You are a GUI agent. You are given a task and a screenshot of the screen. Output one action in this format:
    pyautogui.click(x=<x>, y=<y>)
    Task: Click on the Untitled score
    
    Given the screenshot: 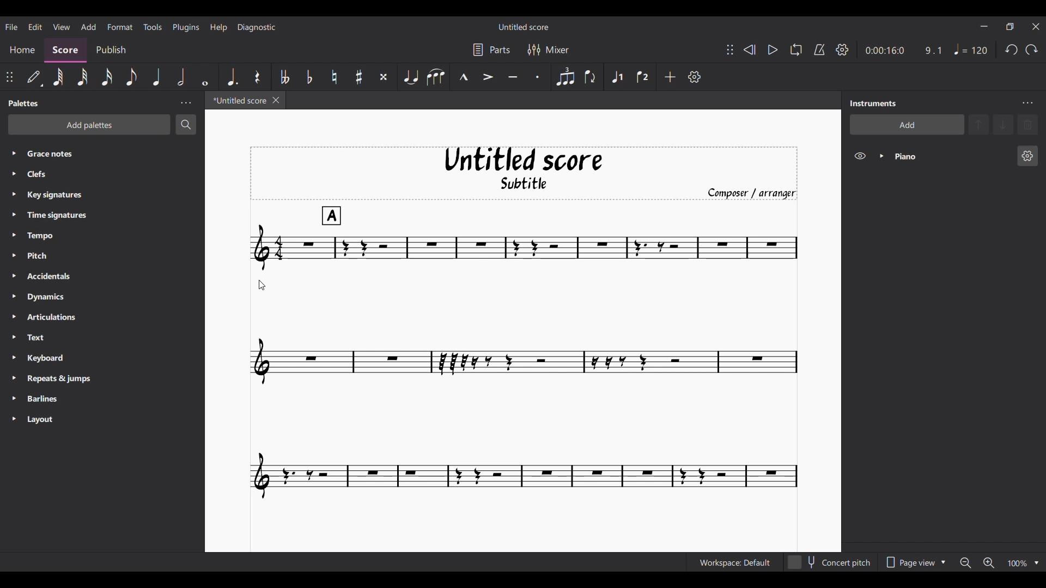 What is the action you would take?
    pyautogui.click(x=524, y=160)
    